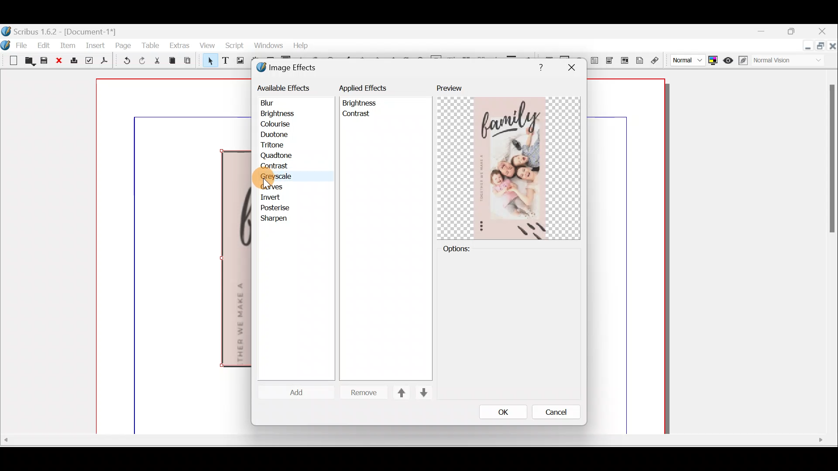 The height and width of the screenshot is (471, 838). Describe the element at coordinates (819, 48) in the screenshot. I see `maximise` at that location.